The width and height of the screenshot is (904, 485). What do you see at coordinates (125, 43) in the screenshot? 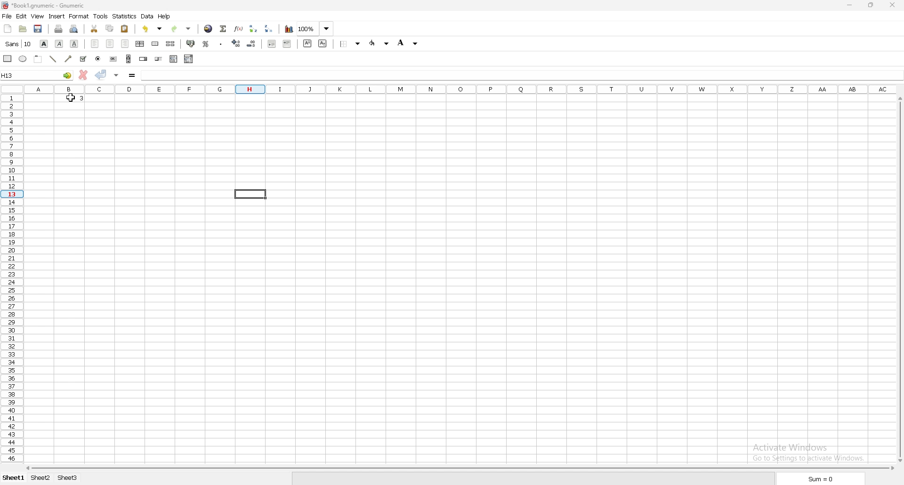
I see `right indent` at bounding box center [125, 43].